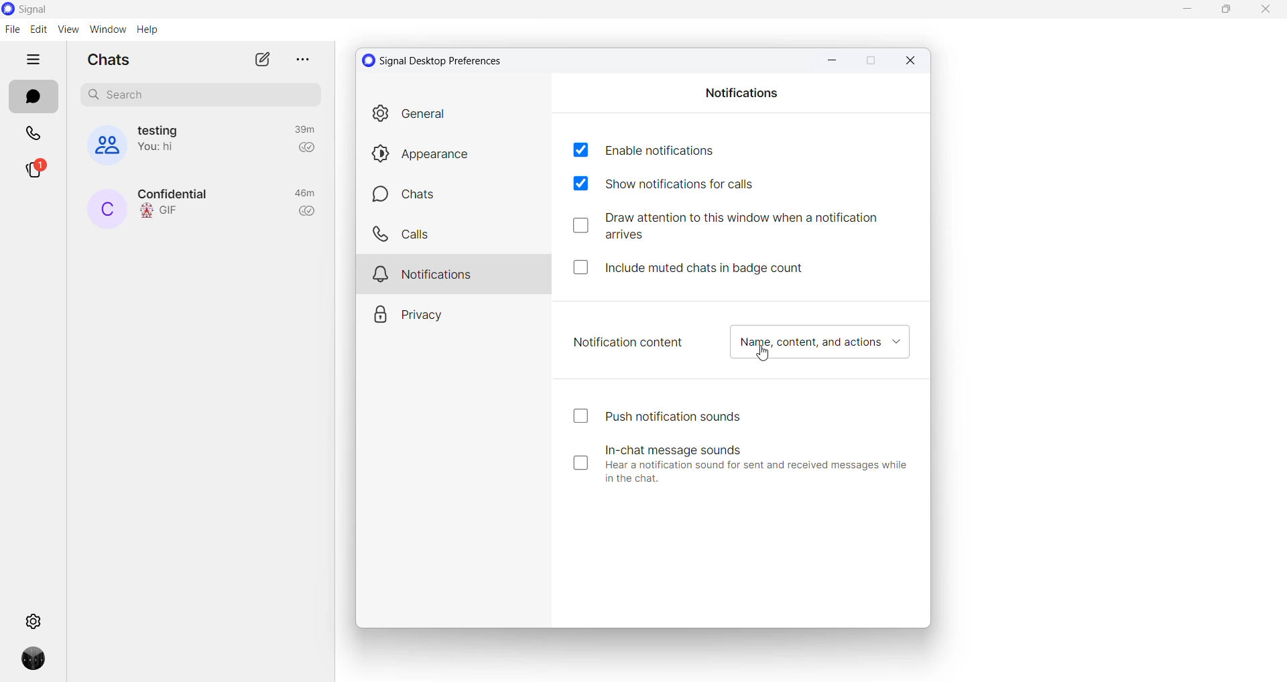 The height and width of the screenshot is (682, 1287). Describe the element at coordinates (629, 342) in the screenshot. I see `notification content` at that location.